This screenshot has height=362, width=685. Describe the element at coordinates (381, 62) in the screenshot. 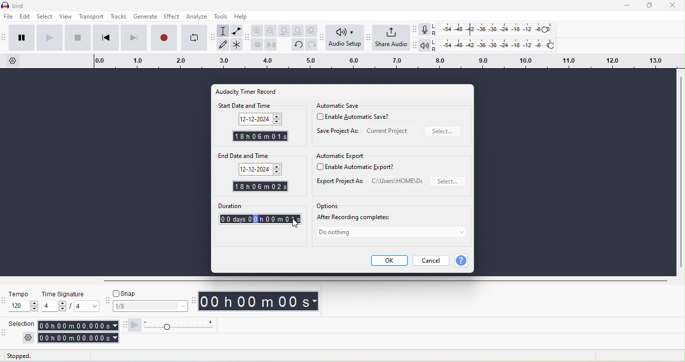

I see `click and drag to define a looping region` at that location.